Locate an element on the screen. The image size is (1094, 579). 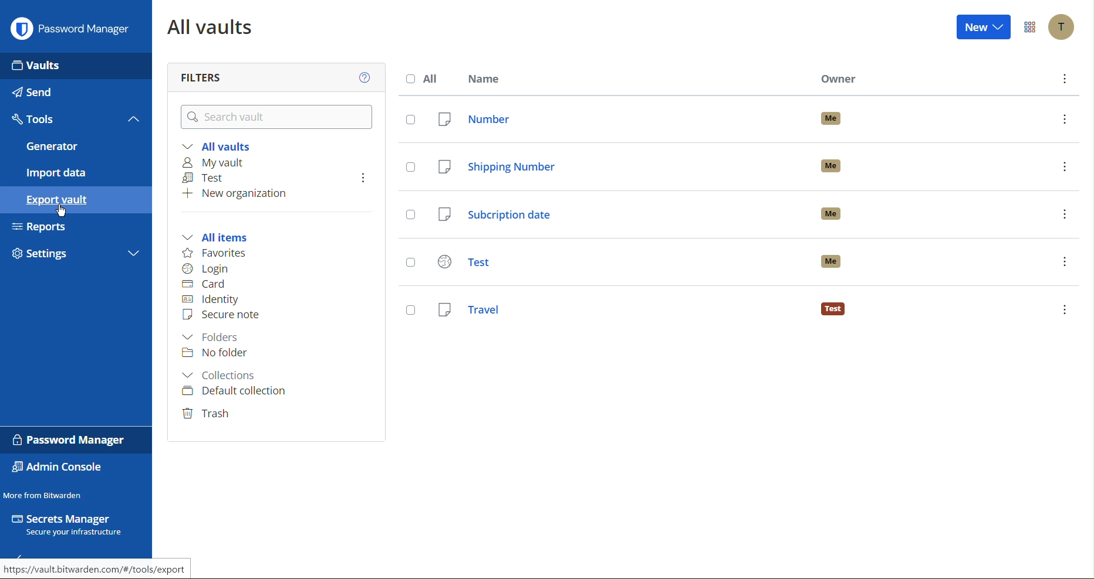
Import data is located at coordinates (77, 172).